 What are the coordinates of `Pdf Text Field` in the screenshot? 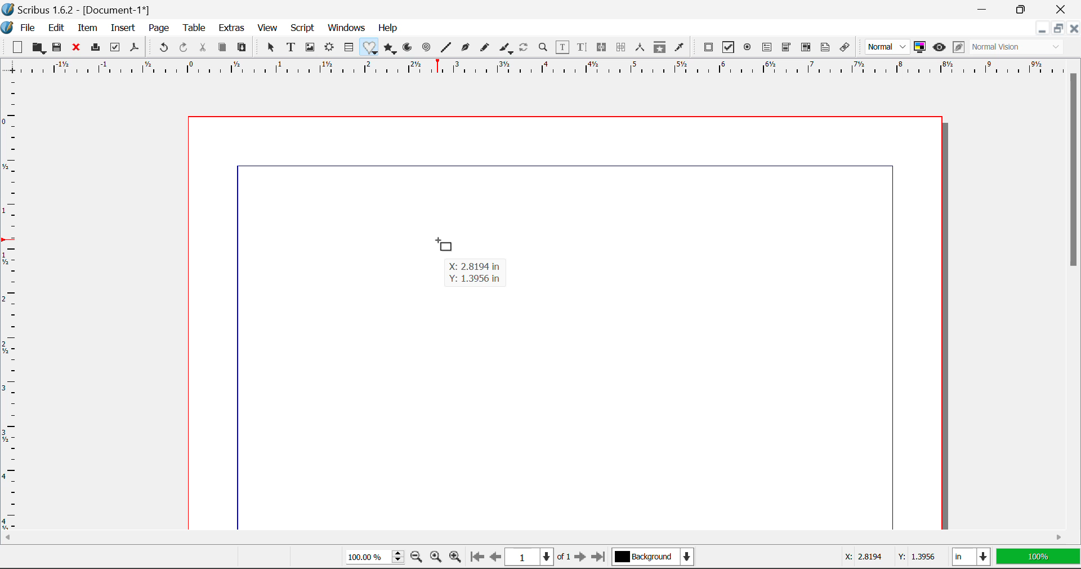 It's located at (767, 49).